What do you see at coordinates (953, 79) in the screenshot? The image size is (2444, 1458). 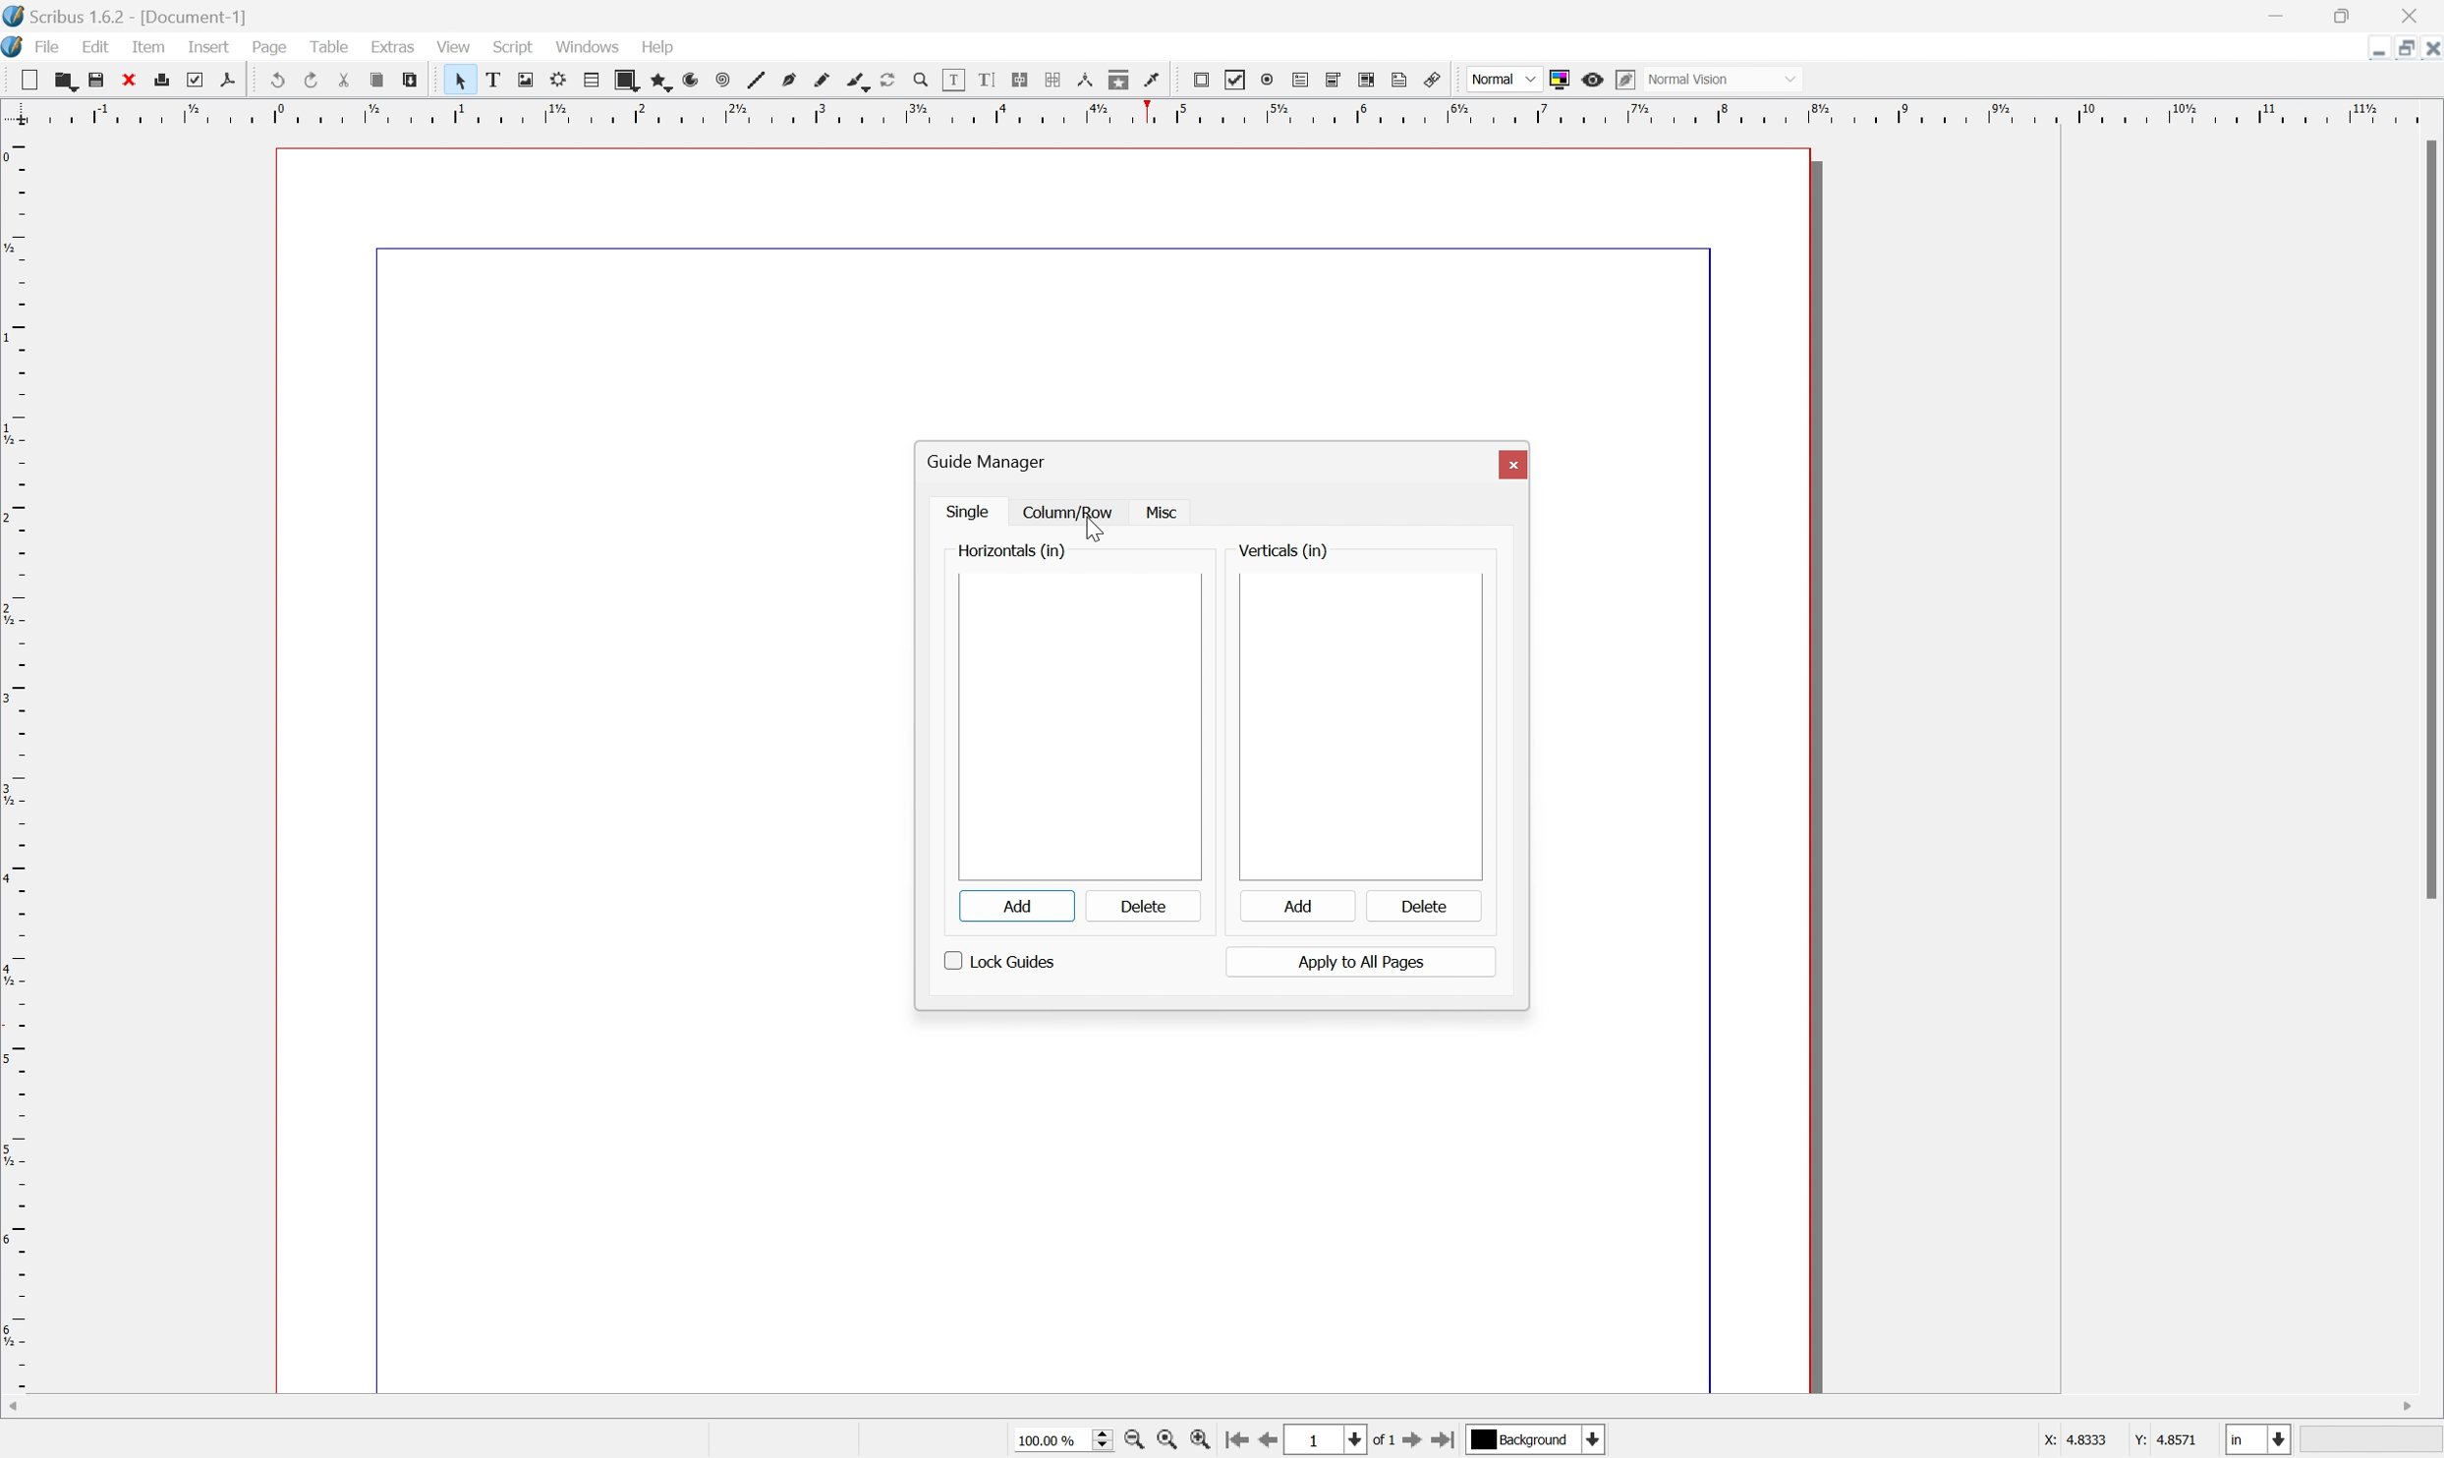 I see `edit contents of frame` at bounding box center [953, 79].